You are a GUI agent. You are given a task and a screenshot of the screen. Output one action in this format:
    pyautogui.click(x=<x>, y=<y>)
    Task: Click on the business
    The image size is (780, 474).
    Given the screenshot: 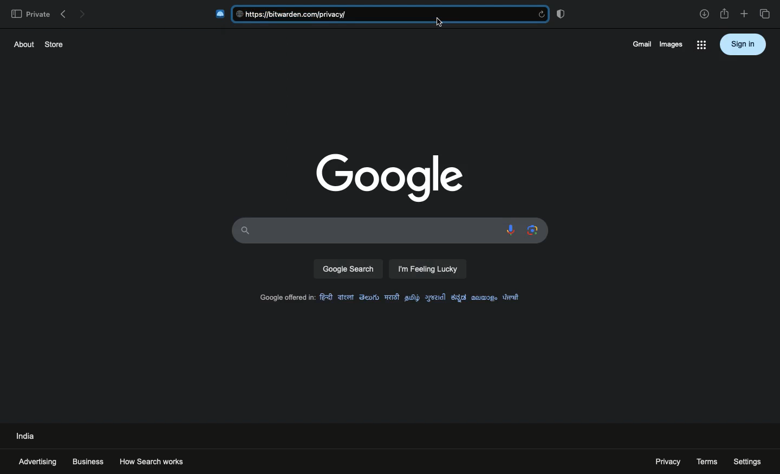 What is the action you would take?
    pyautogui.click(x=88, y=462)
    